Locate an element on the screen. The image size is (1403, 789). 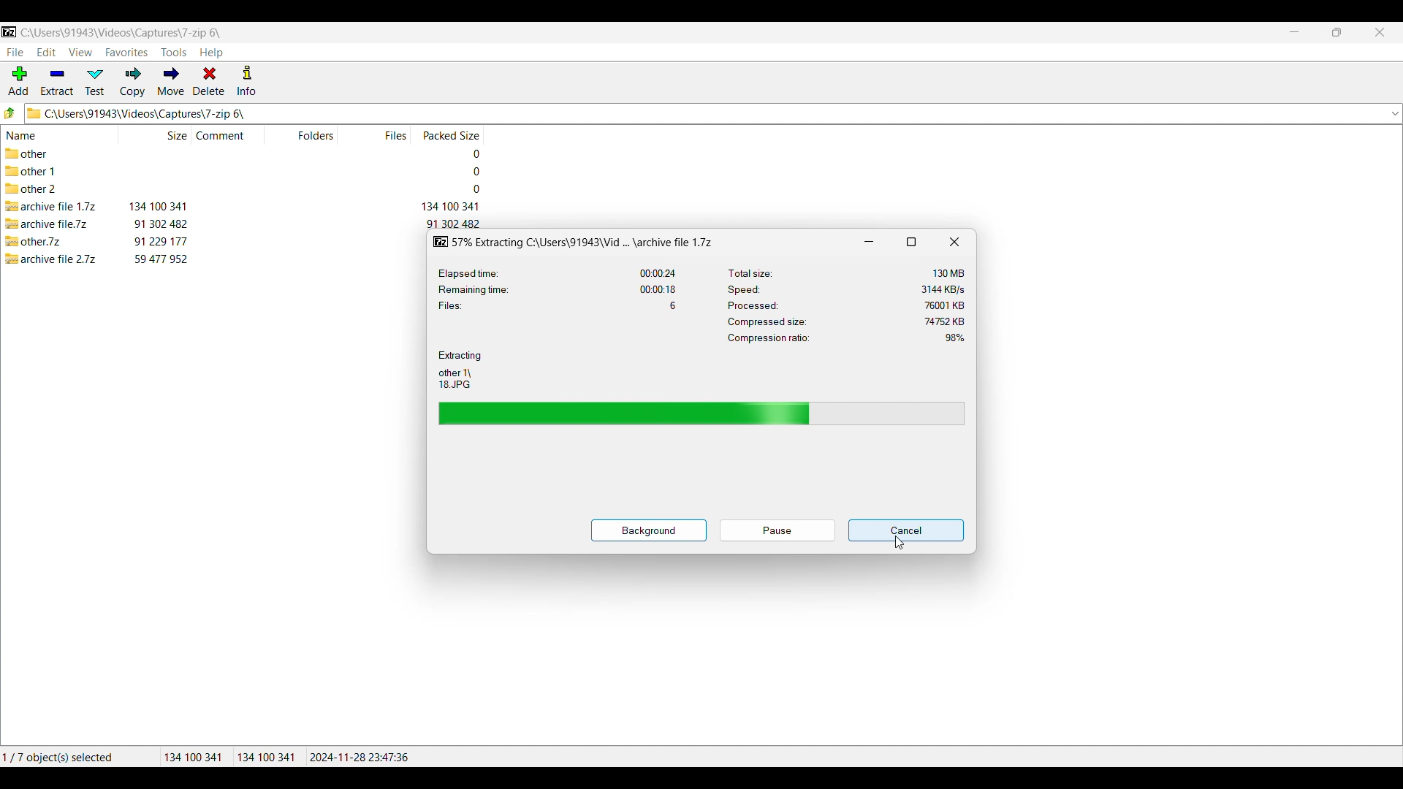
dropdown is located at coordinates (1394, 113).